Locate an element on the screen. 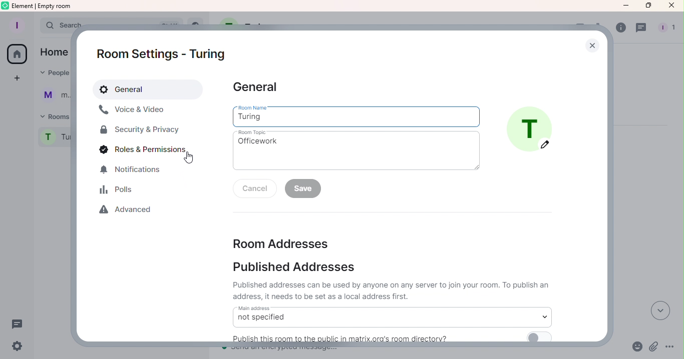  Quick settings is located at coordinates (17, 347).